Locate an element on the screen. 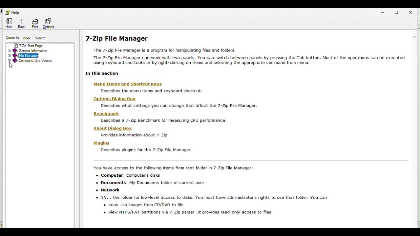  Hide is located at coordinates (10, 23).